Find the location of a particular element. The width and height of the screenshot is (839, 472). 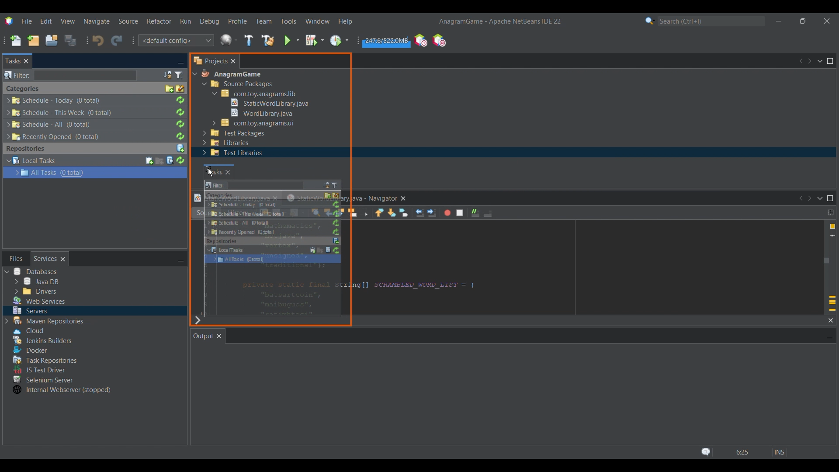

 is located at coordinates (218, 171).